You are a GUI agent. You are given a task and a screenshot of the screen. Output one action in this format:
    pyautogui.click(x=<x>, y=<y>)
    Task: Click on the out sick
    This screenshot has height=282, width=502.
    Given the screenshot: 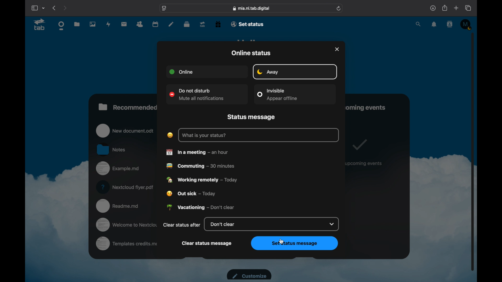 What is the action you would take?
    pyautogui.click(x=191, y=194)
    